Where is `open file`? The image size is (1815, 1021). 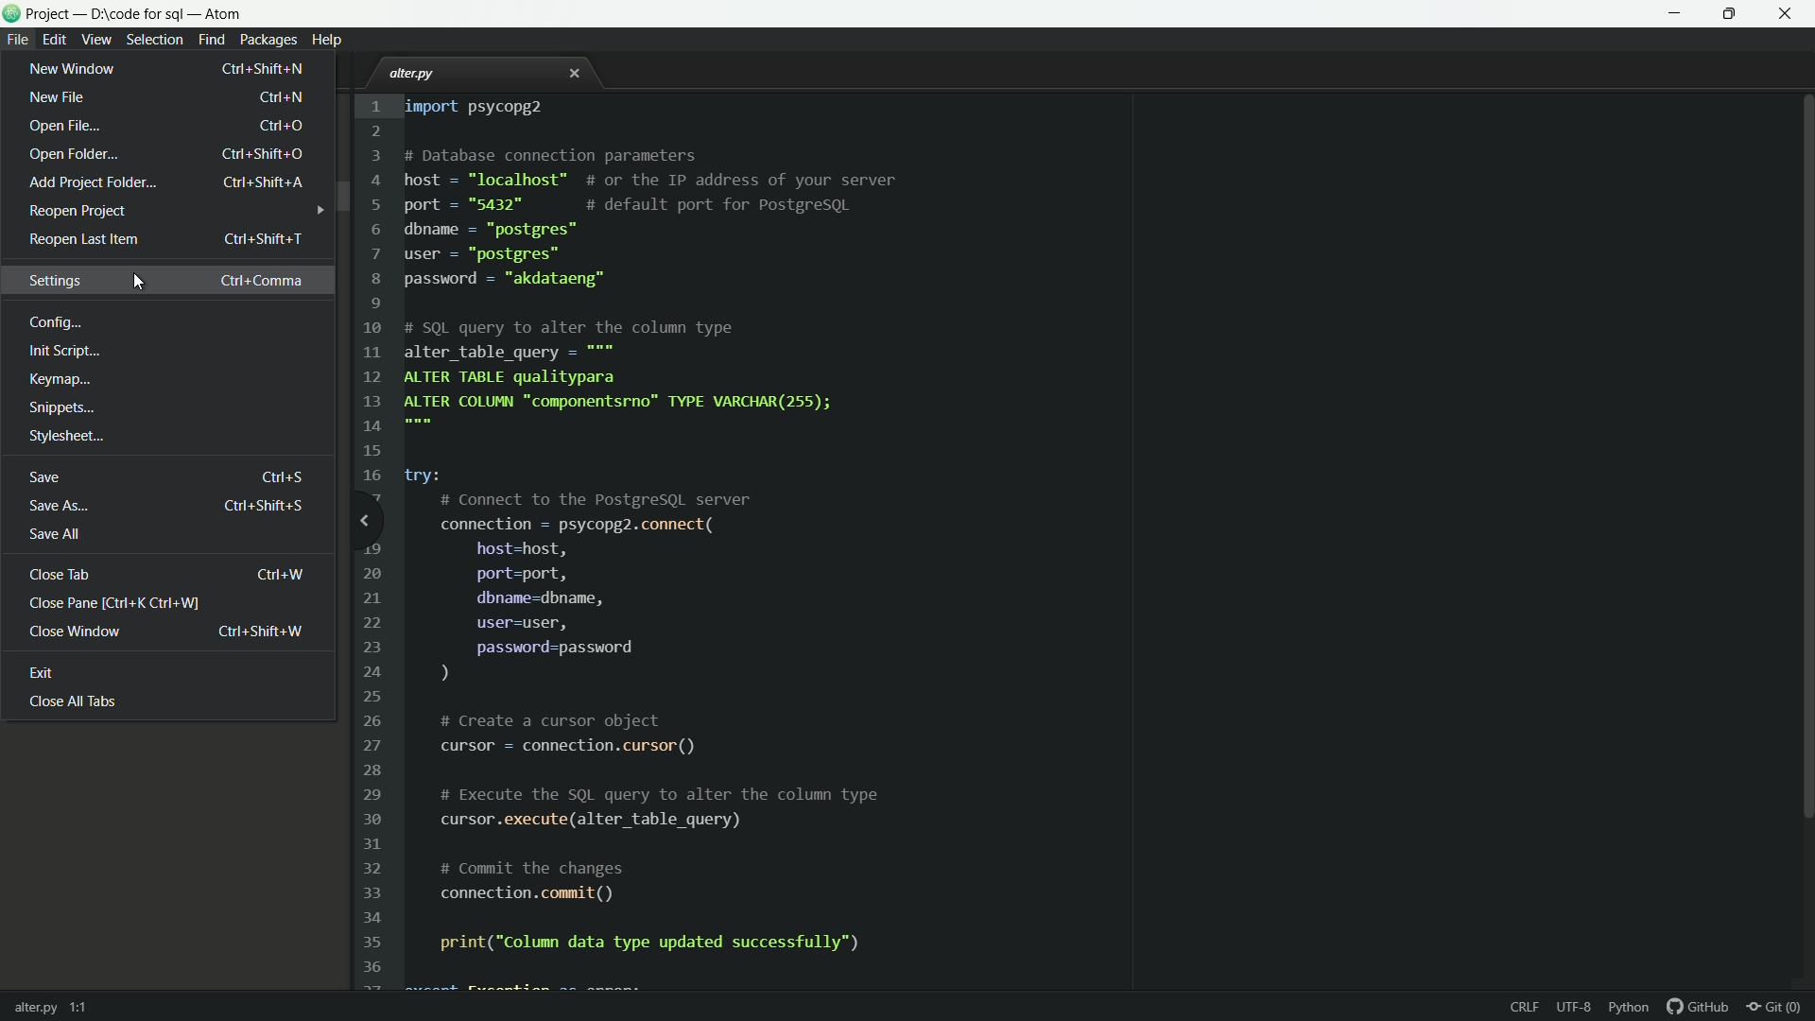
open file is located at coordinates (169, 126).